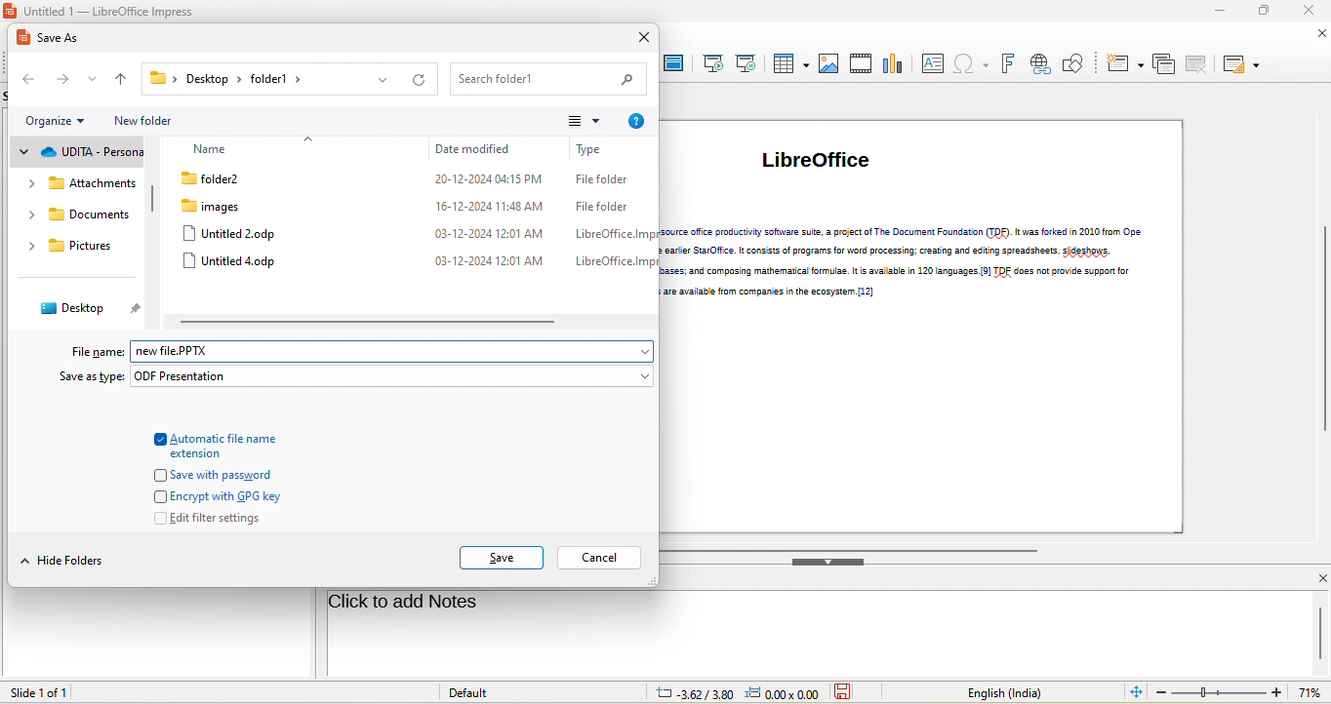 This screenshot has height=704, width=1331. Describe the element at coordinates (906, 250) in the screenshot. I see `i | nOffice.org, an open-sourced version of the earker StarOffice. It consists of programs for word processing: creating and editing spreadsheets. sideshows.` at that location.